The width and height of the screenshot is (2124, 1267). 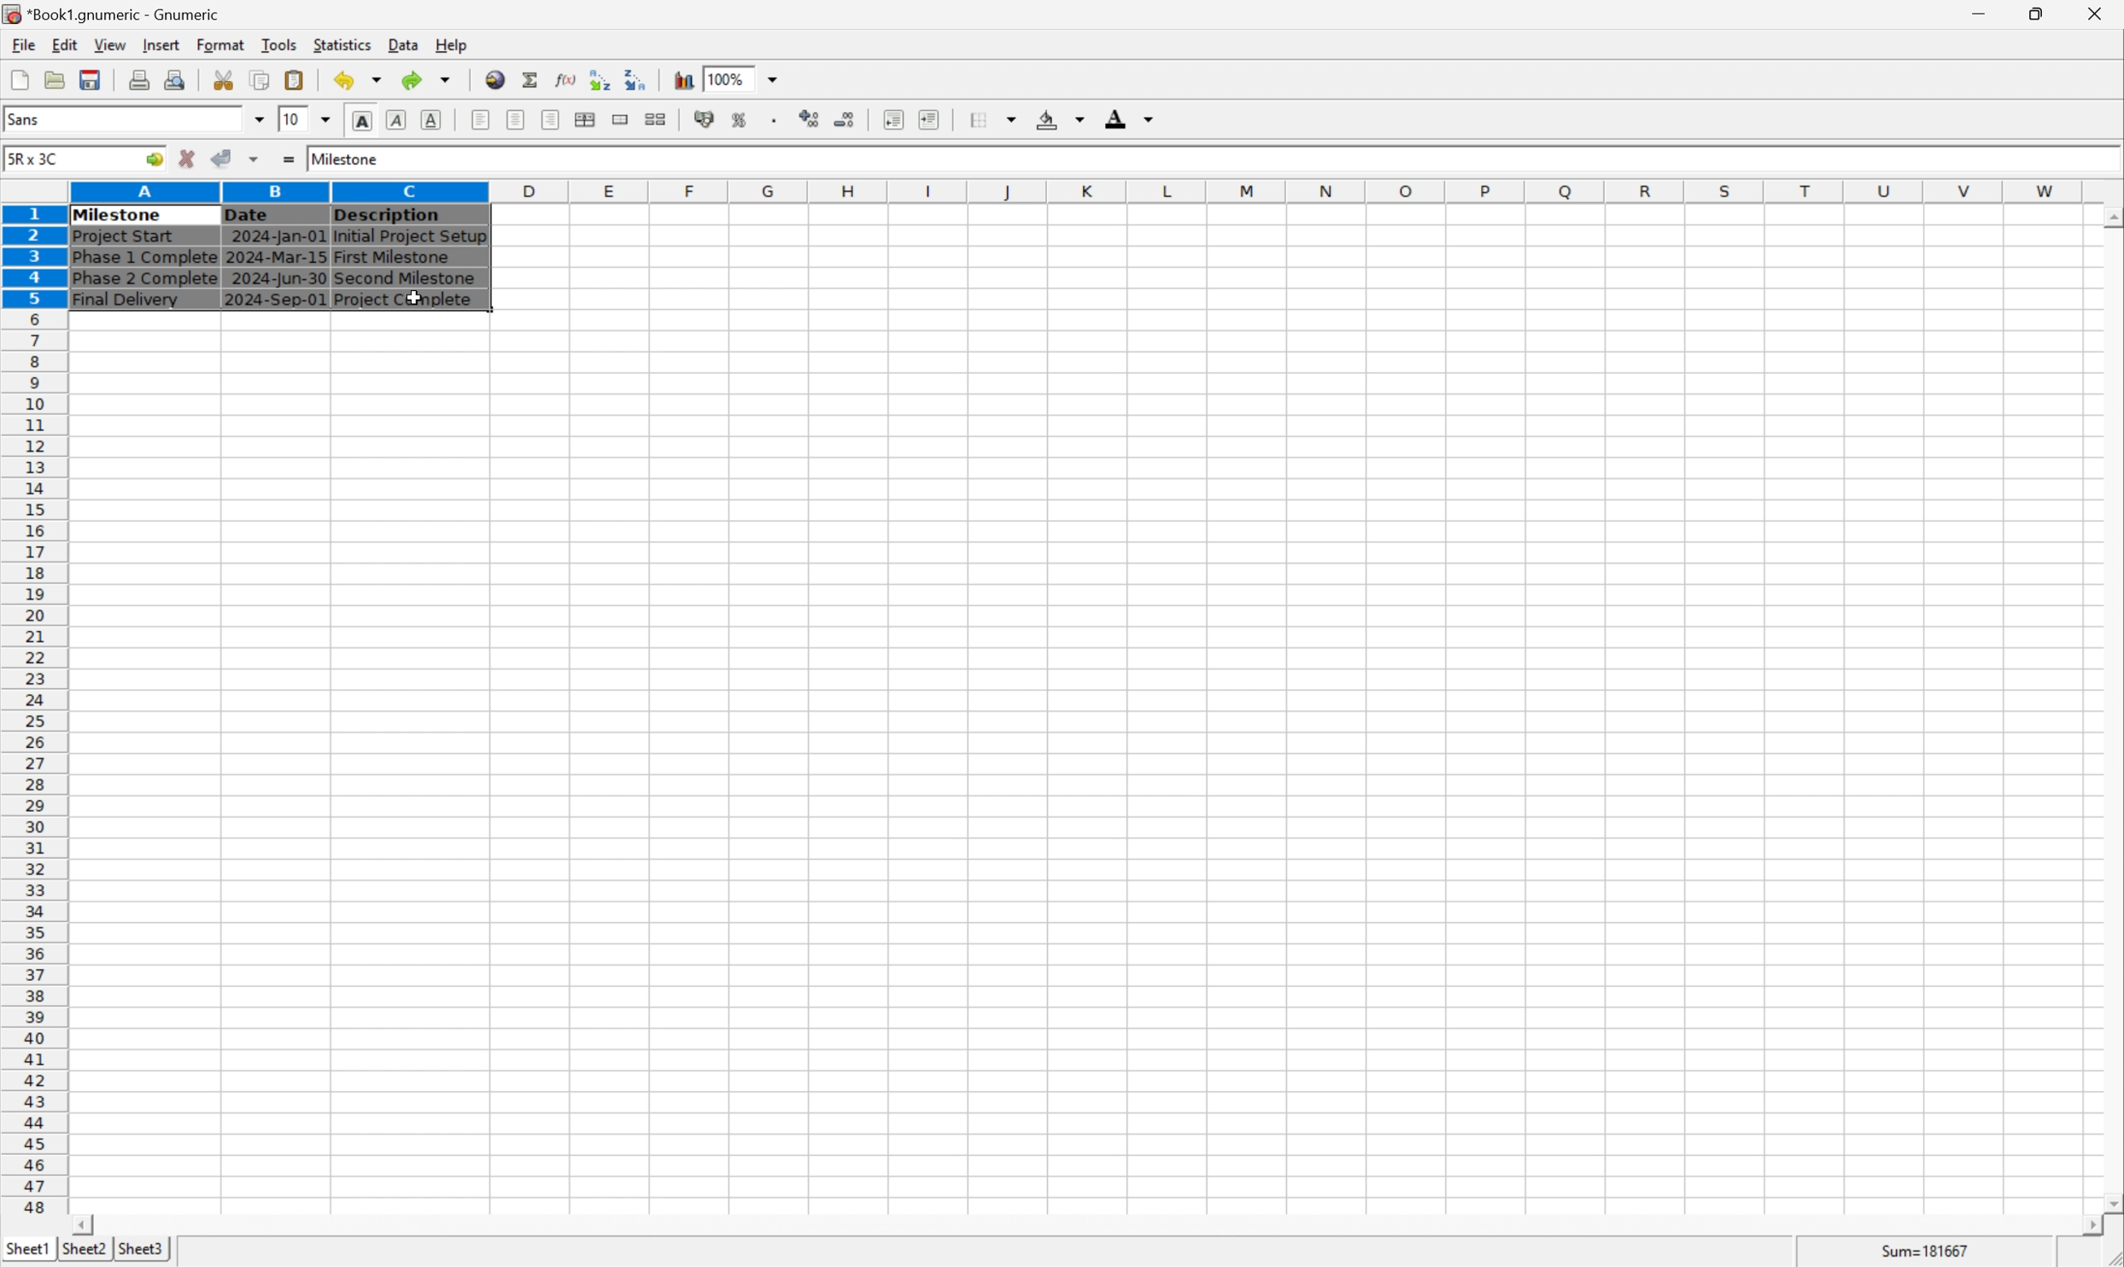 What do you see at coordinates (622, 120) in the screenshot?
I see `merge a range of cells` at bounding box center [622, 120].